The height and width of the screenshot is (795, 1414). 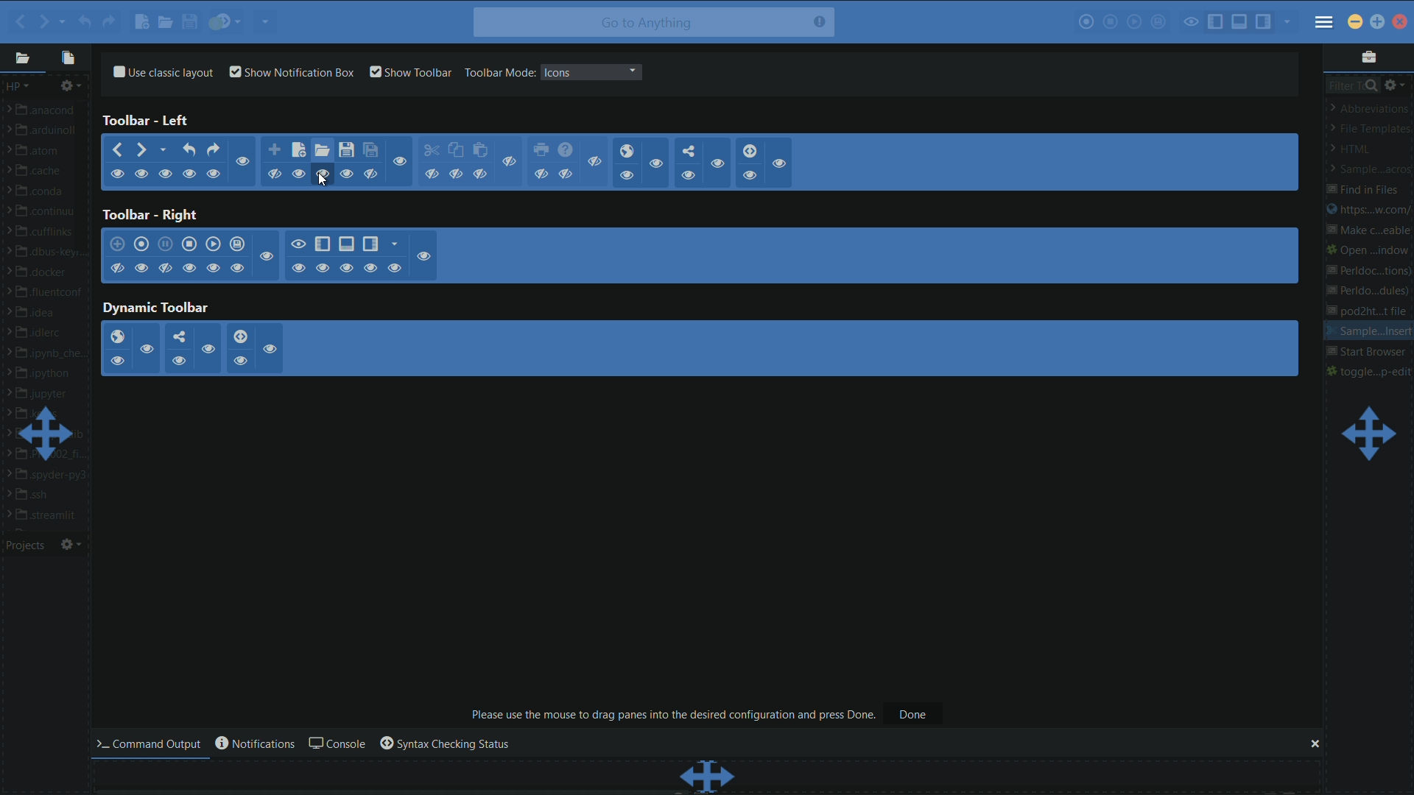 What do you see at coordinates (189, 244) in the screenshot?
I see `stop macro` at bounding box center [189, 244].